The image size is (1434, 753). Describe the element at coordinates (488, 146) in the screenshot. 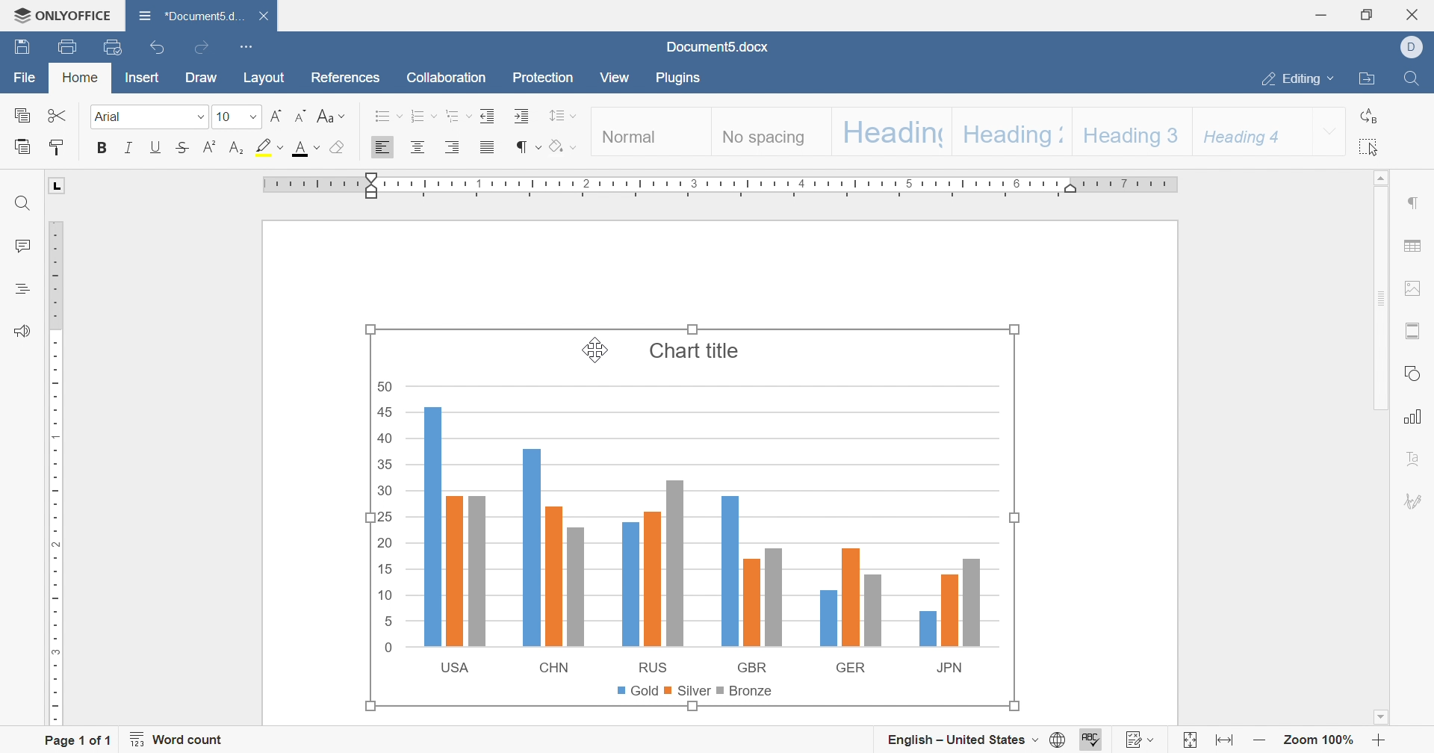

I see `justified` at that location.